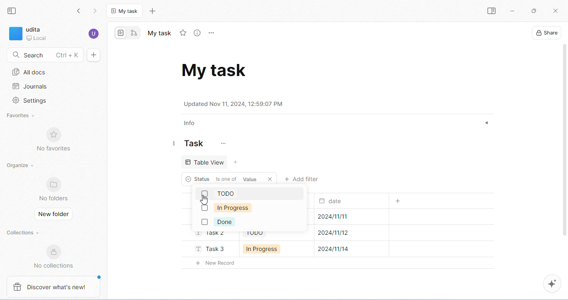 The width and height of the screenshot is (568, 300). Describe the element at coordinates (546, 32) in the screenshot. I see `share` at that location.